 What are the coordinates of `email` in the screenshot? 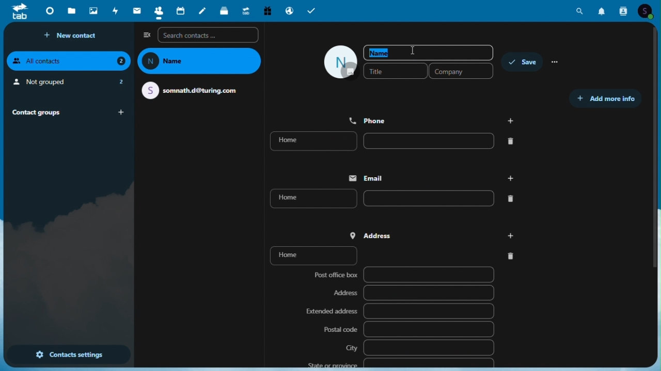 It's located at (194, 90).